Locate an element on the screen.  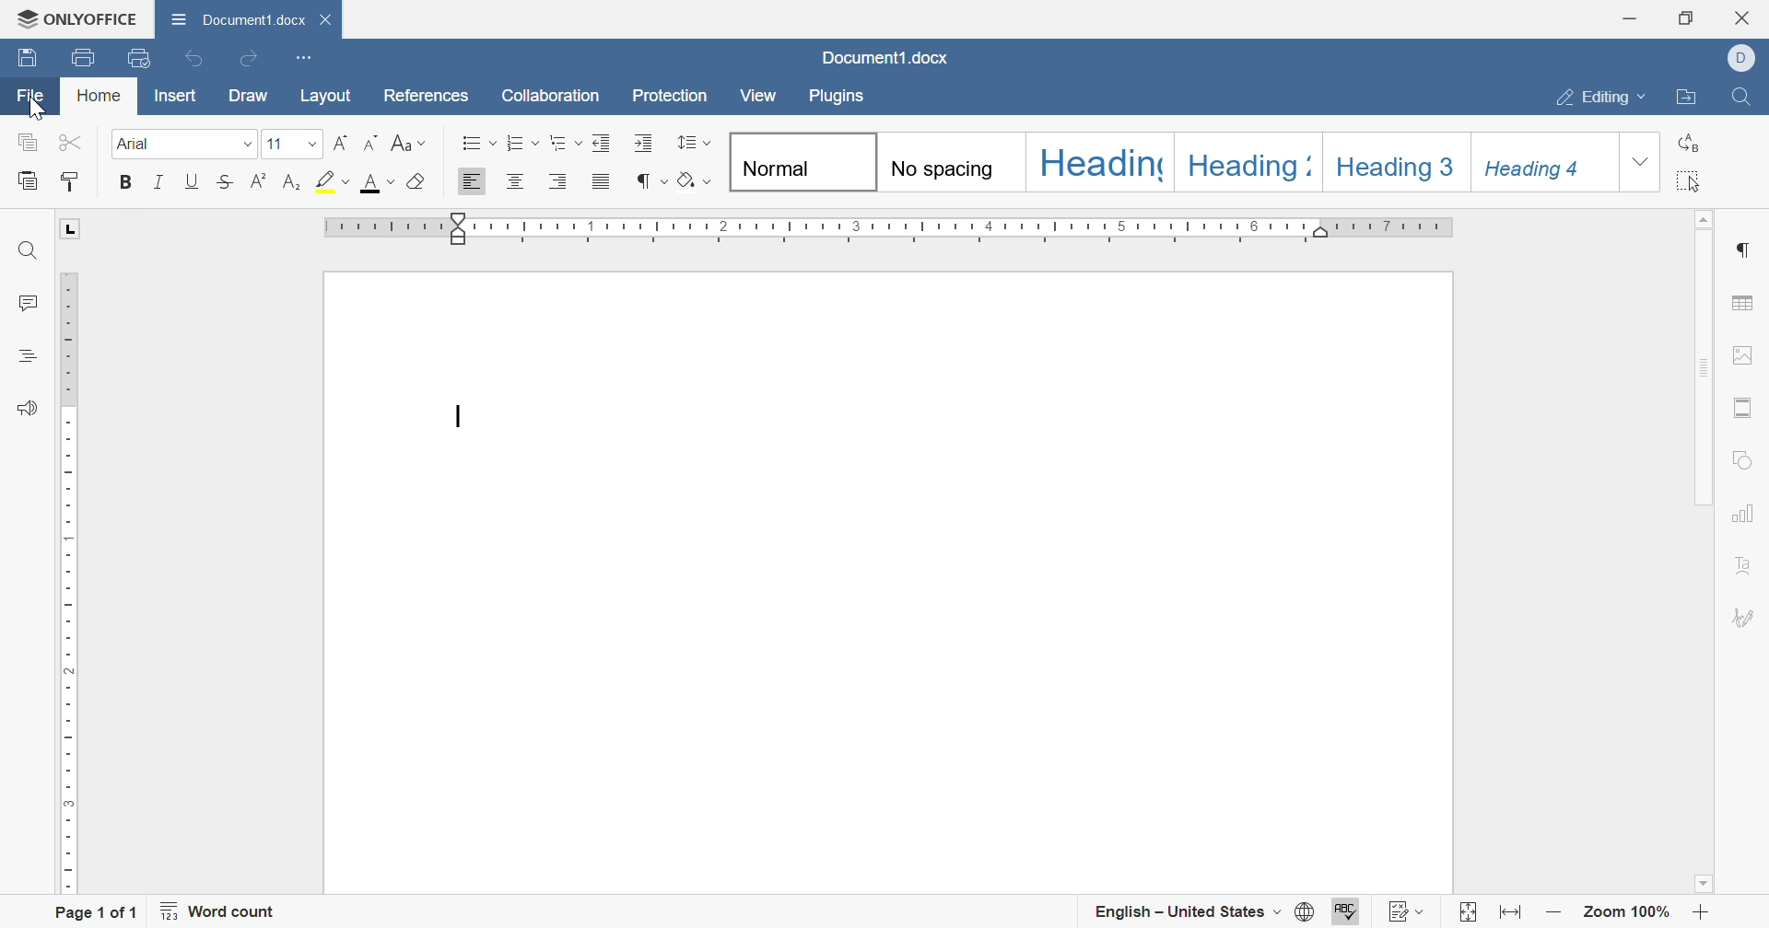
chart settings is located at coordinates (1745, 515).